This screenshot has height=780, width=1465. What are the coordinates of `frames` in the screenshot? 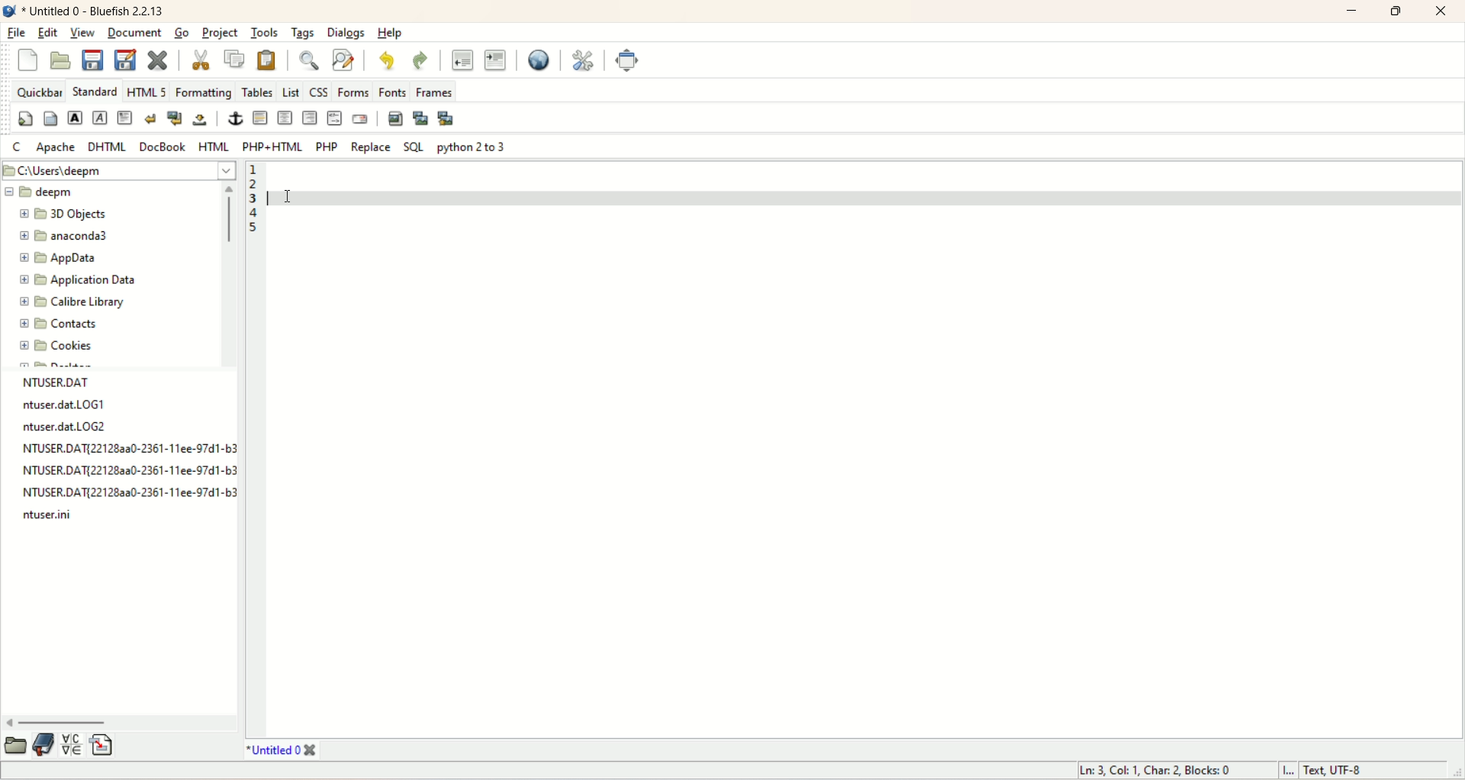 It's located at (433, 90).